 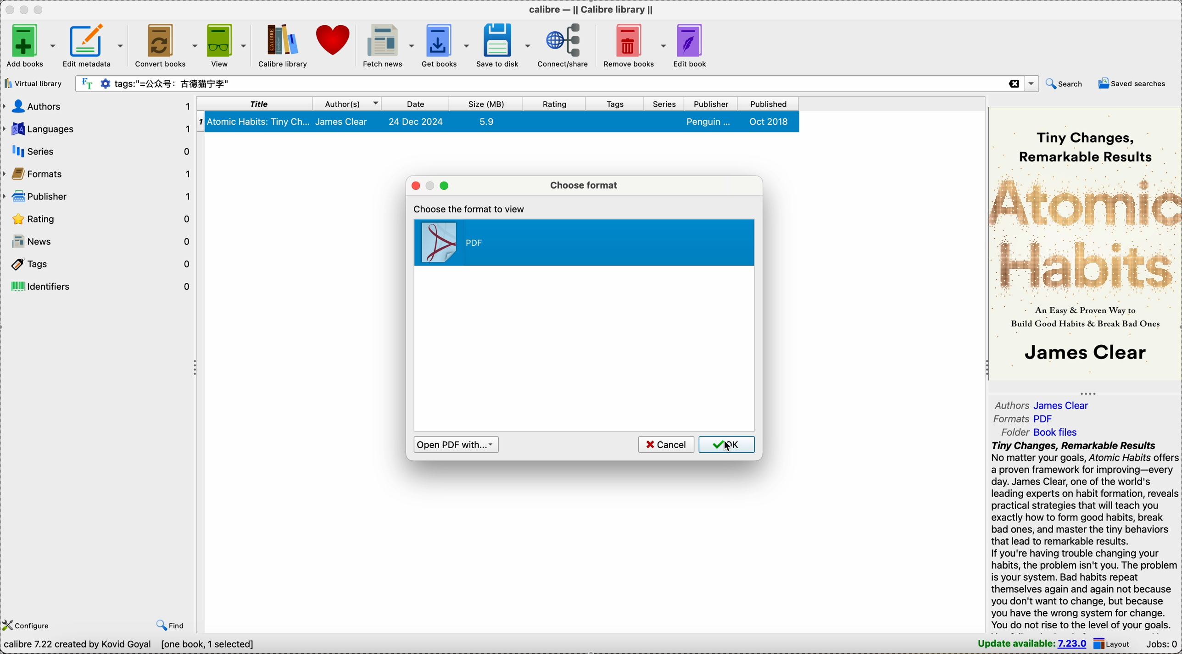 What do you see at coordinates (414, 186) in the screenshot?
I see `close popup` at bounding box center [414, 186].